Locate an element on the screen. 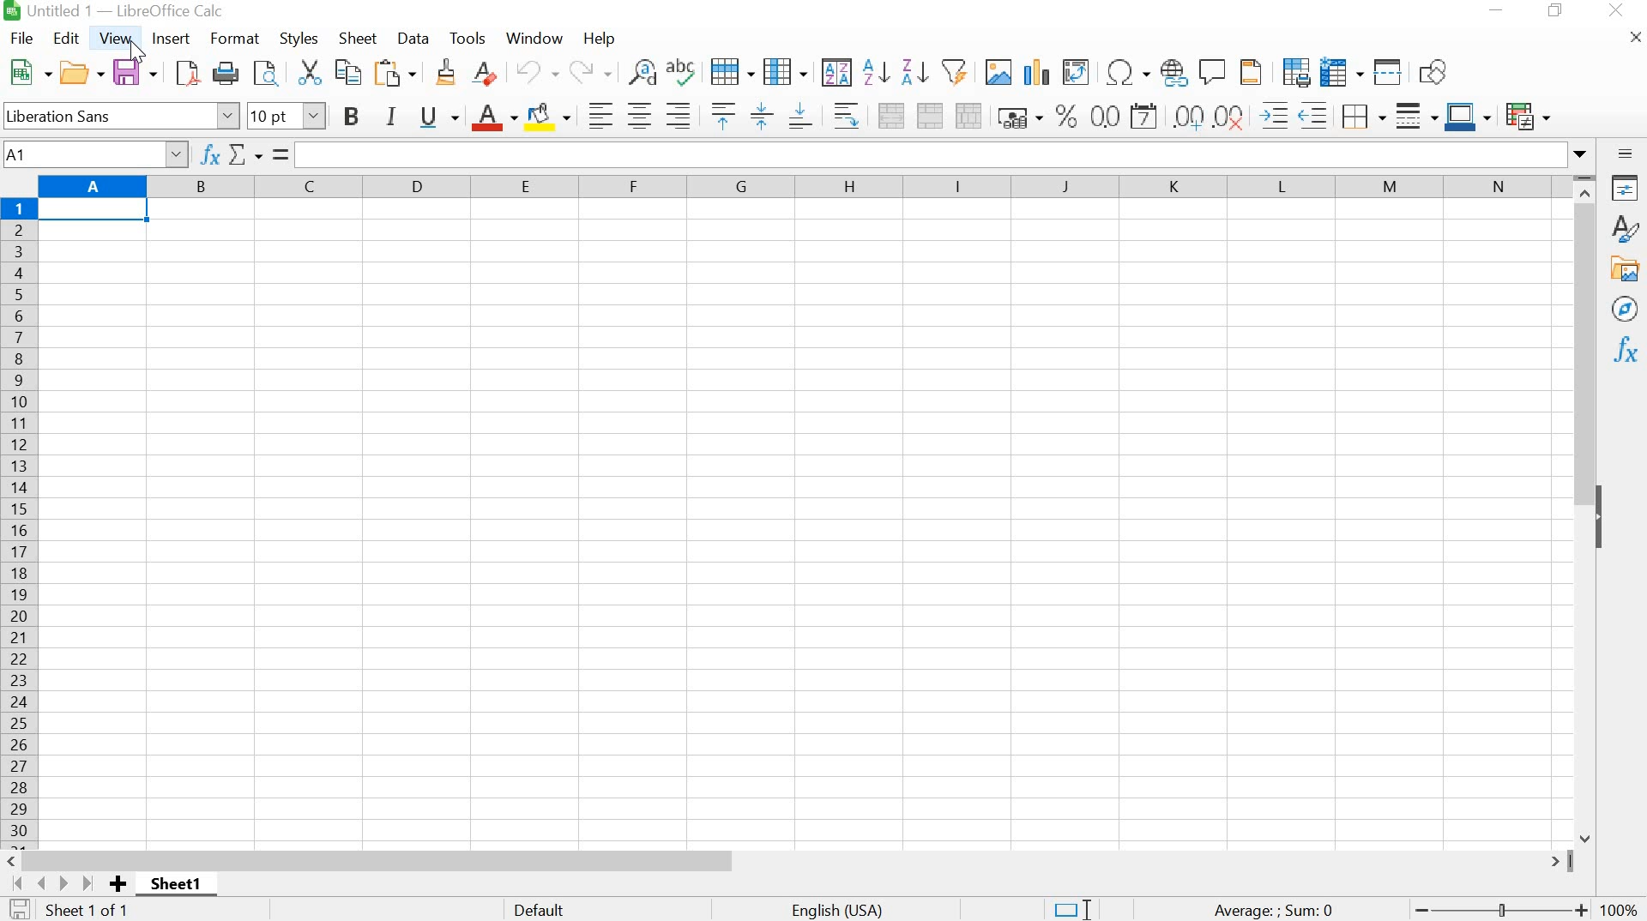  UNDERLINE is located at coordinates (439, 117).